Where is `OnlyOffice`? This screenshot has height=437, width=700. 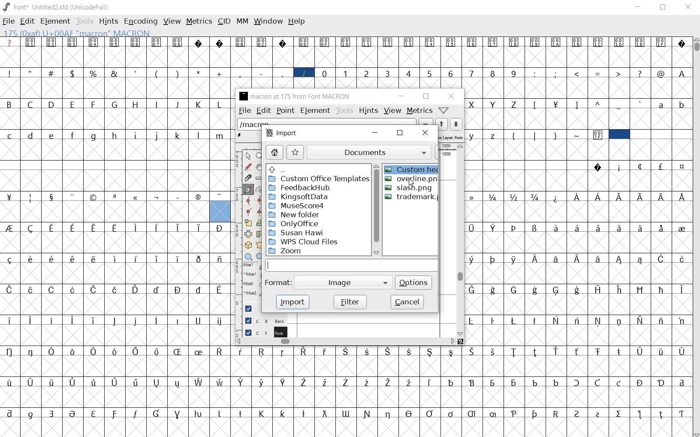
OnlyOffice is located at coordinates (316, 224).